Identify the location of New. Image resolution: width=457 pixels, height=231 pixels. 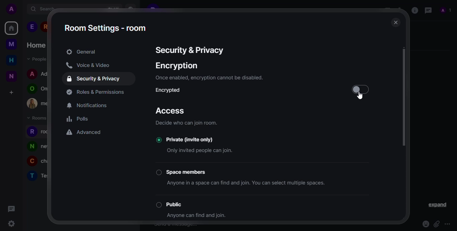
(11, 77).